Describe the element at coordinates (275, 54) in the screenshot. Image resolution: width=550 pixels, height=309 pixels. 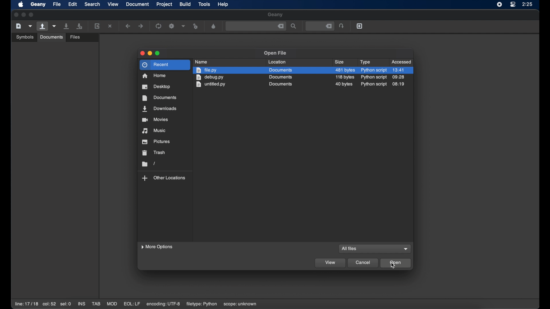
I see `open file` at that location.